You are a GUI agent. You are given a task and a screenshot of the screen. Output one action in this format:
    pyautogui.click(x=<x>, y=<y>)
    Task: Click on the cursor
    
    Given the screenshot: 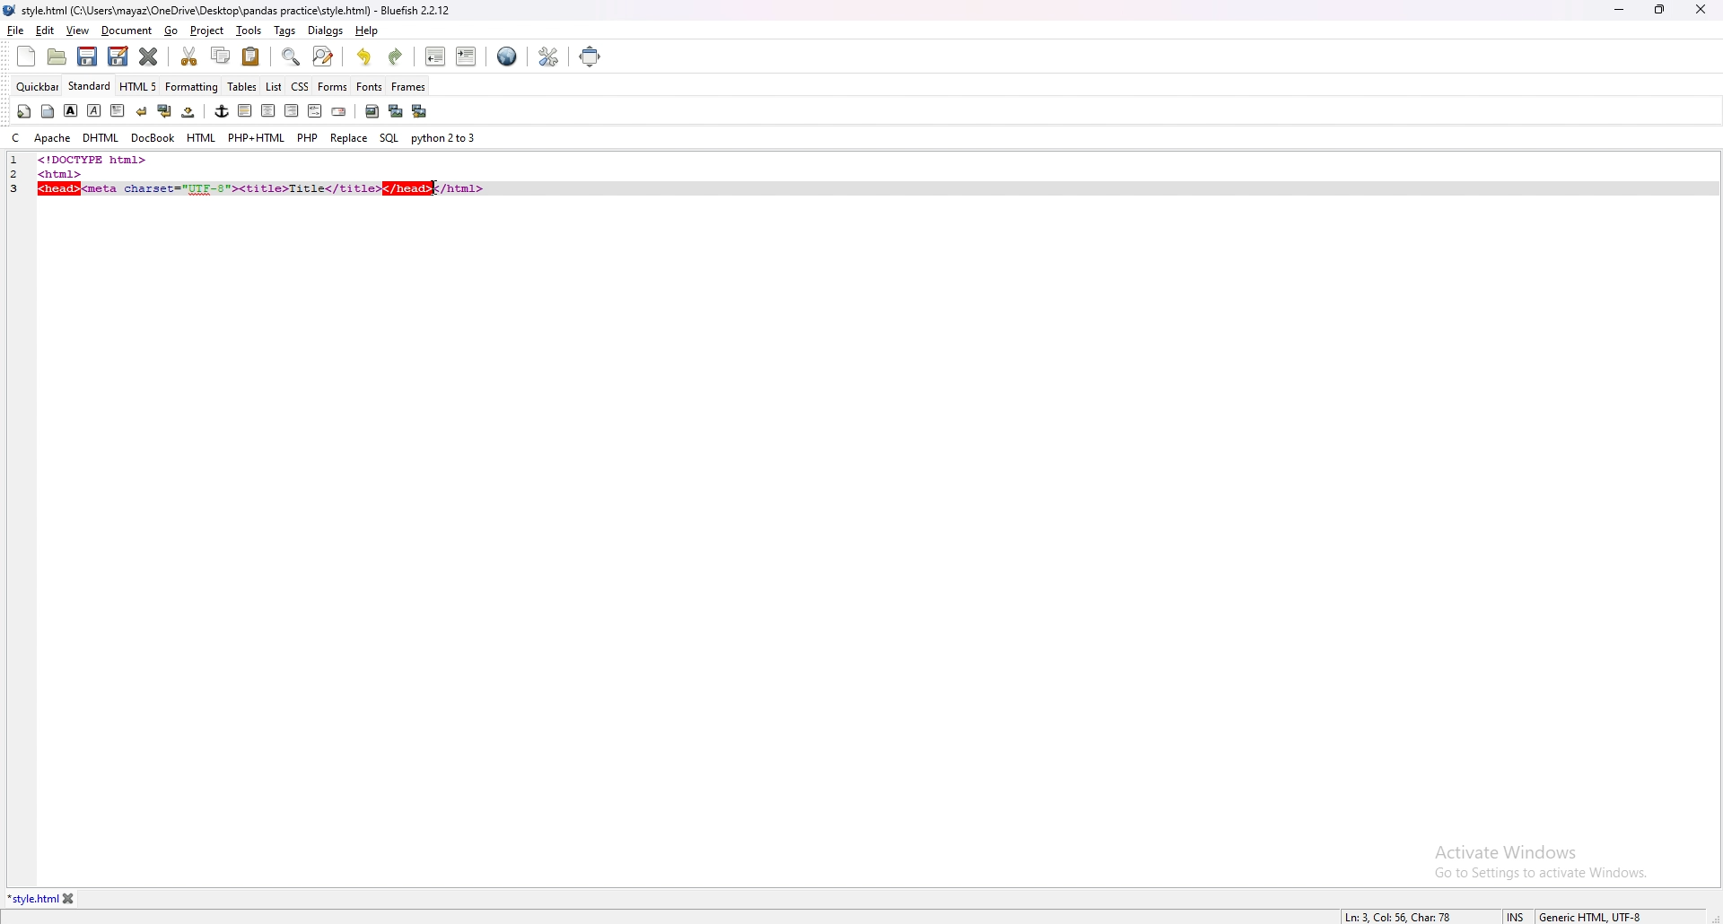 What is the action you would take?
    pyautogui.click(x=433, y=188)
    